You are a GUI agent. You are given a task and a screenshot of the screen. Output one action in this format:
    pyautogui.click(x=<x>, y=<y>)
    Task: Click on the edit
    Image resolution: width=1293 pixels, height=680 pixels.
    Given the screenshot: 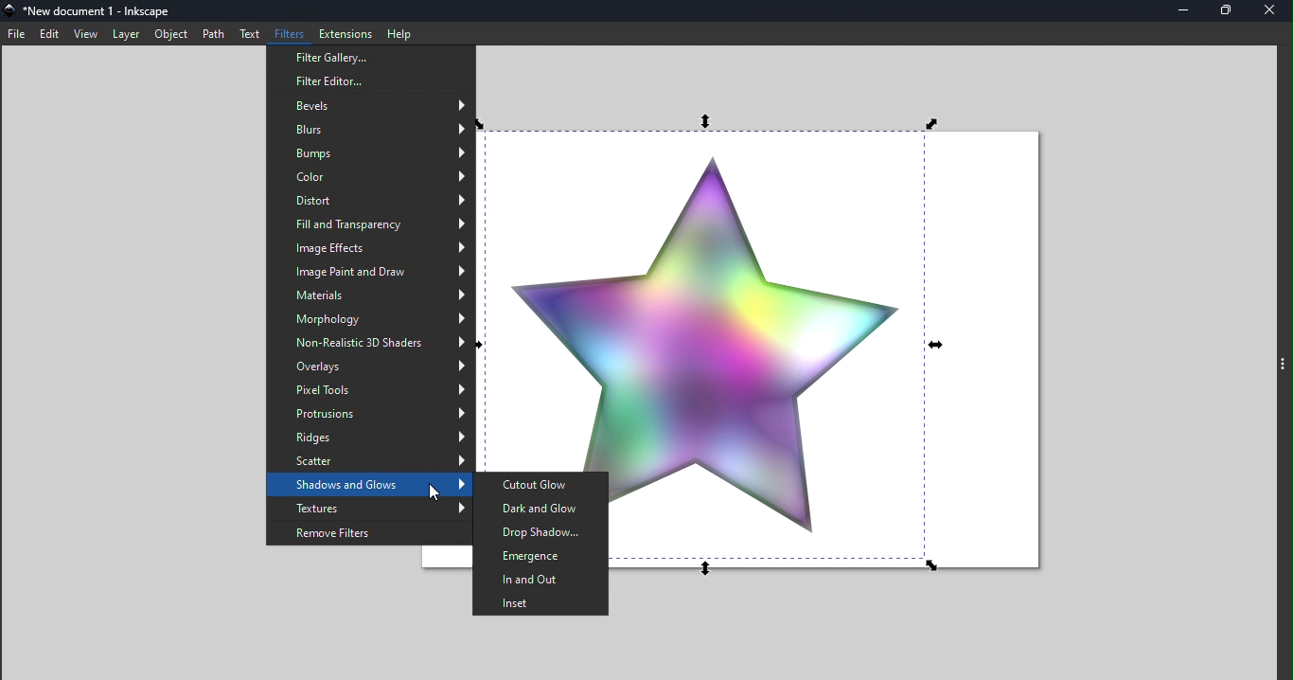 What is the action you would take?
    pyautogui.click(x=49, y=34)
    